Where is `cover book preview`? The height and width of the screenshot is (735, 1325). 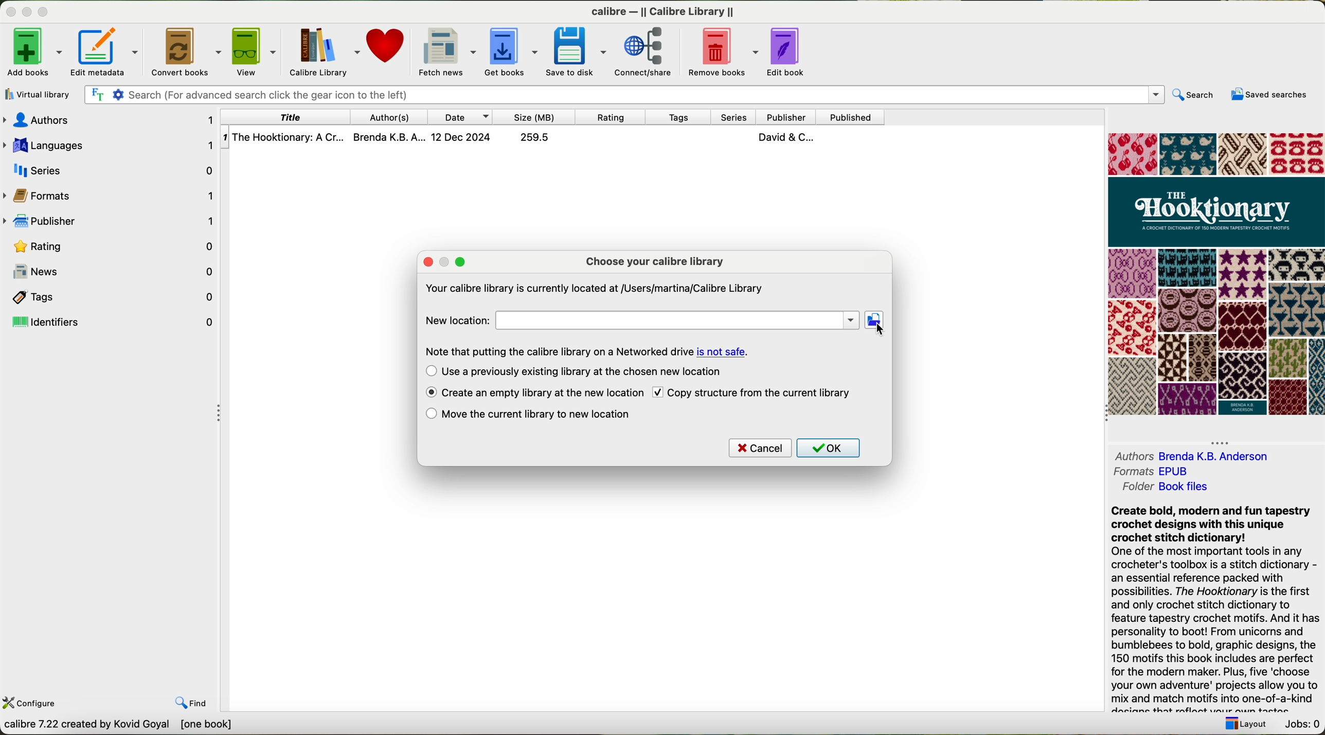
cover book preview is located at coordinates (1215, 275).